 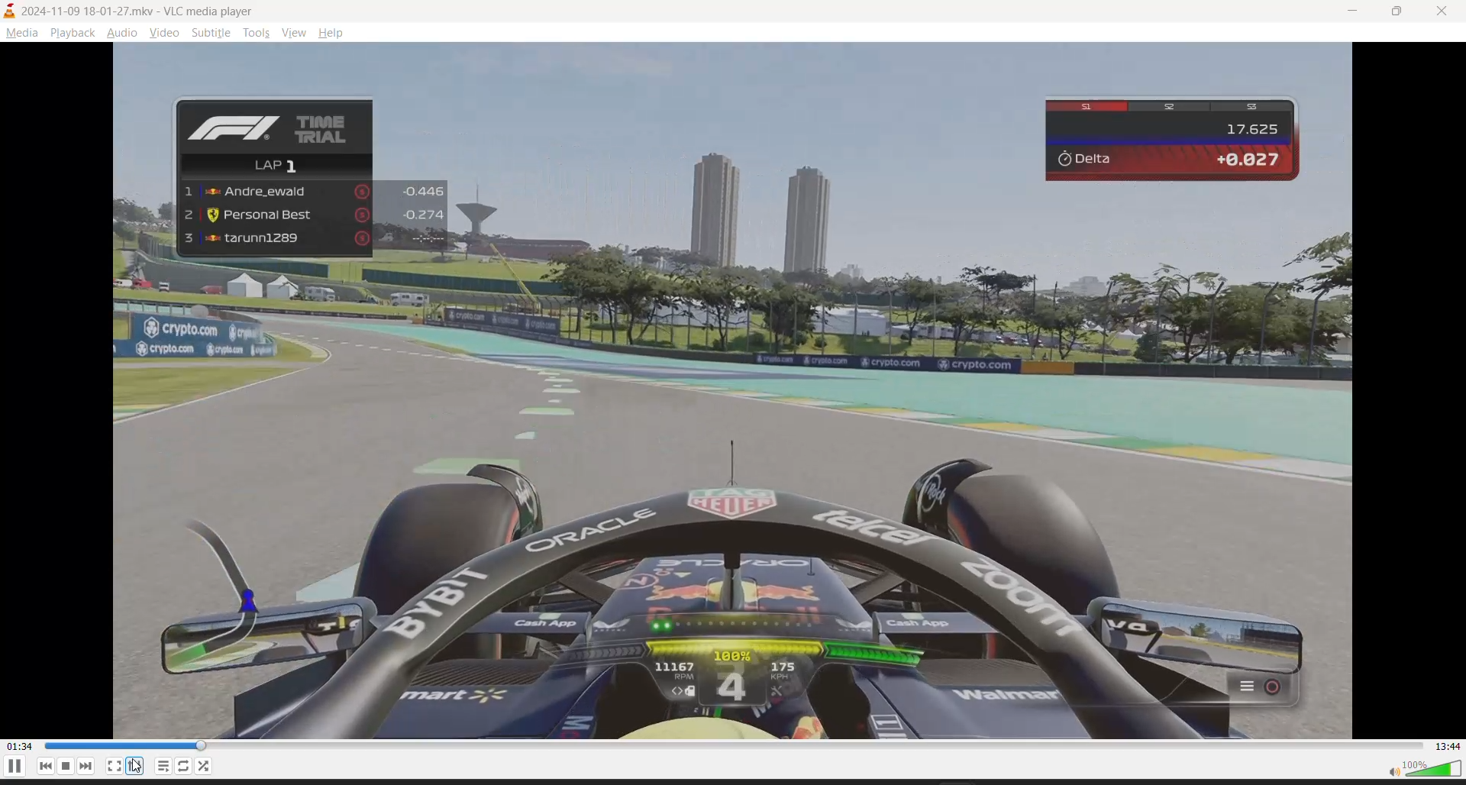 What do you see at coordinates (66, 767) in the screenshot?
I see `stop` at bounding box center [66, 767].